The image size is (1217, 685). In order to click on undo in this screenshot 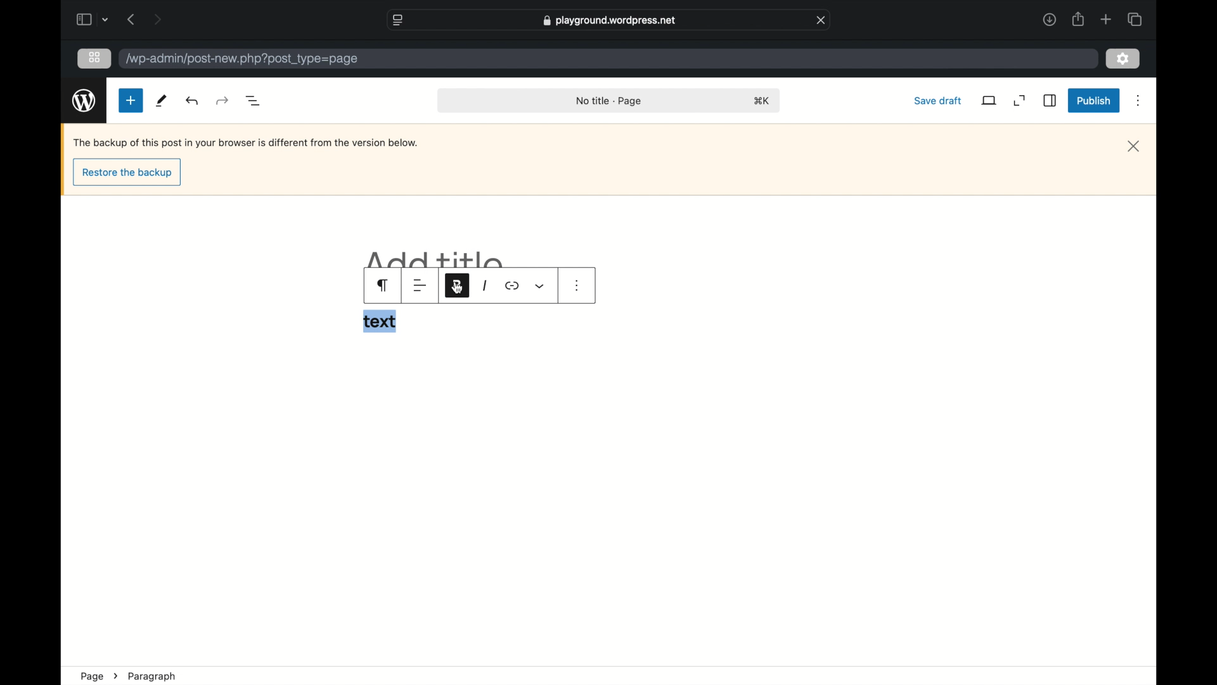, I will do `click(223, 100)`.